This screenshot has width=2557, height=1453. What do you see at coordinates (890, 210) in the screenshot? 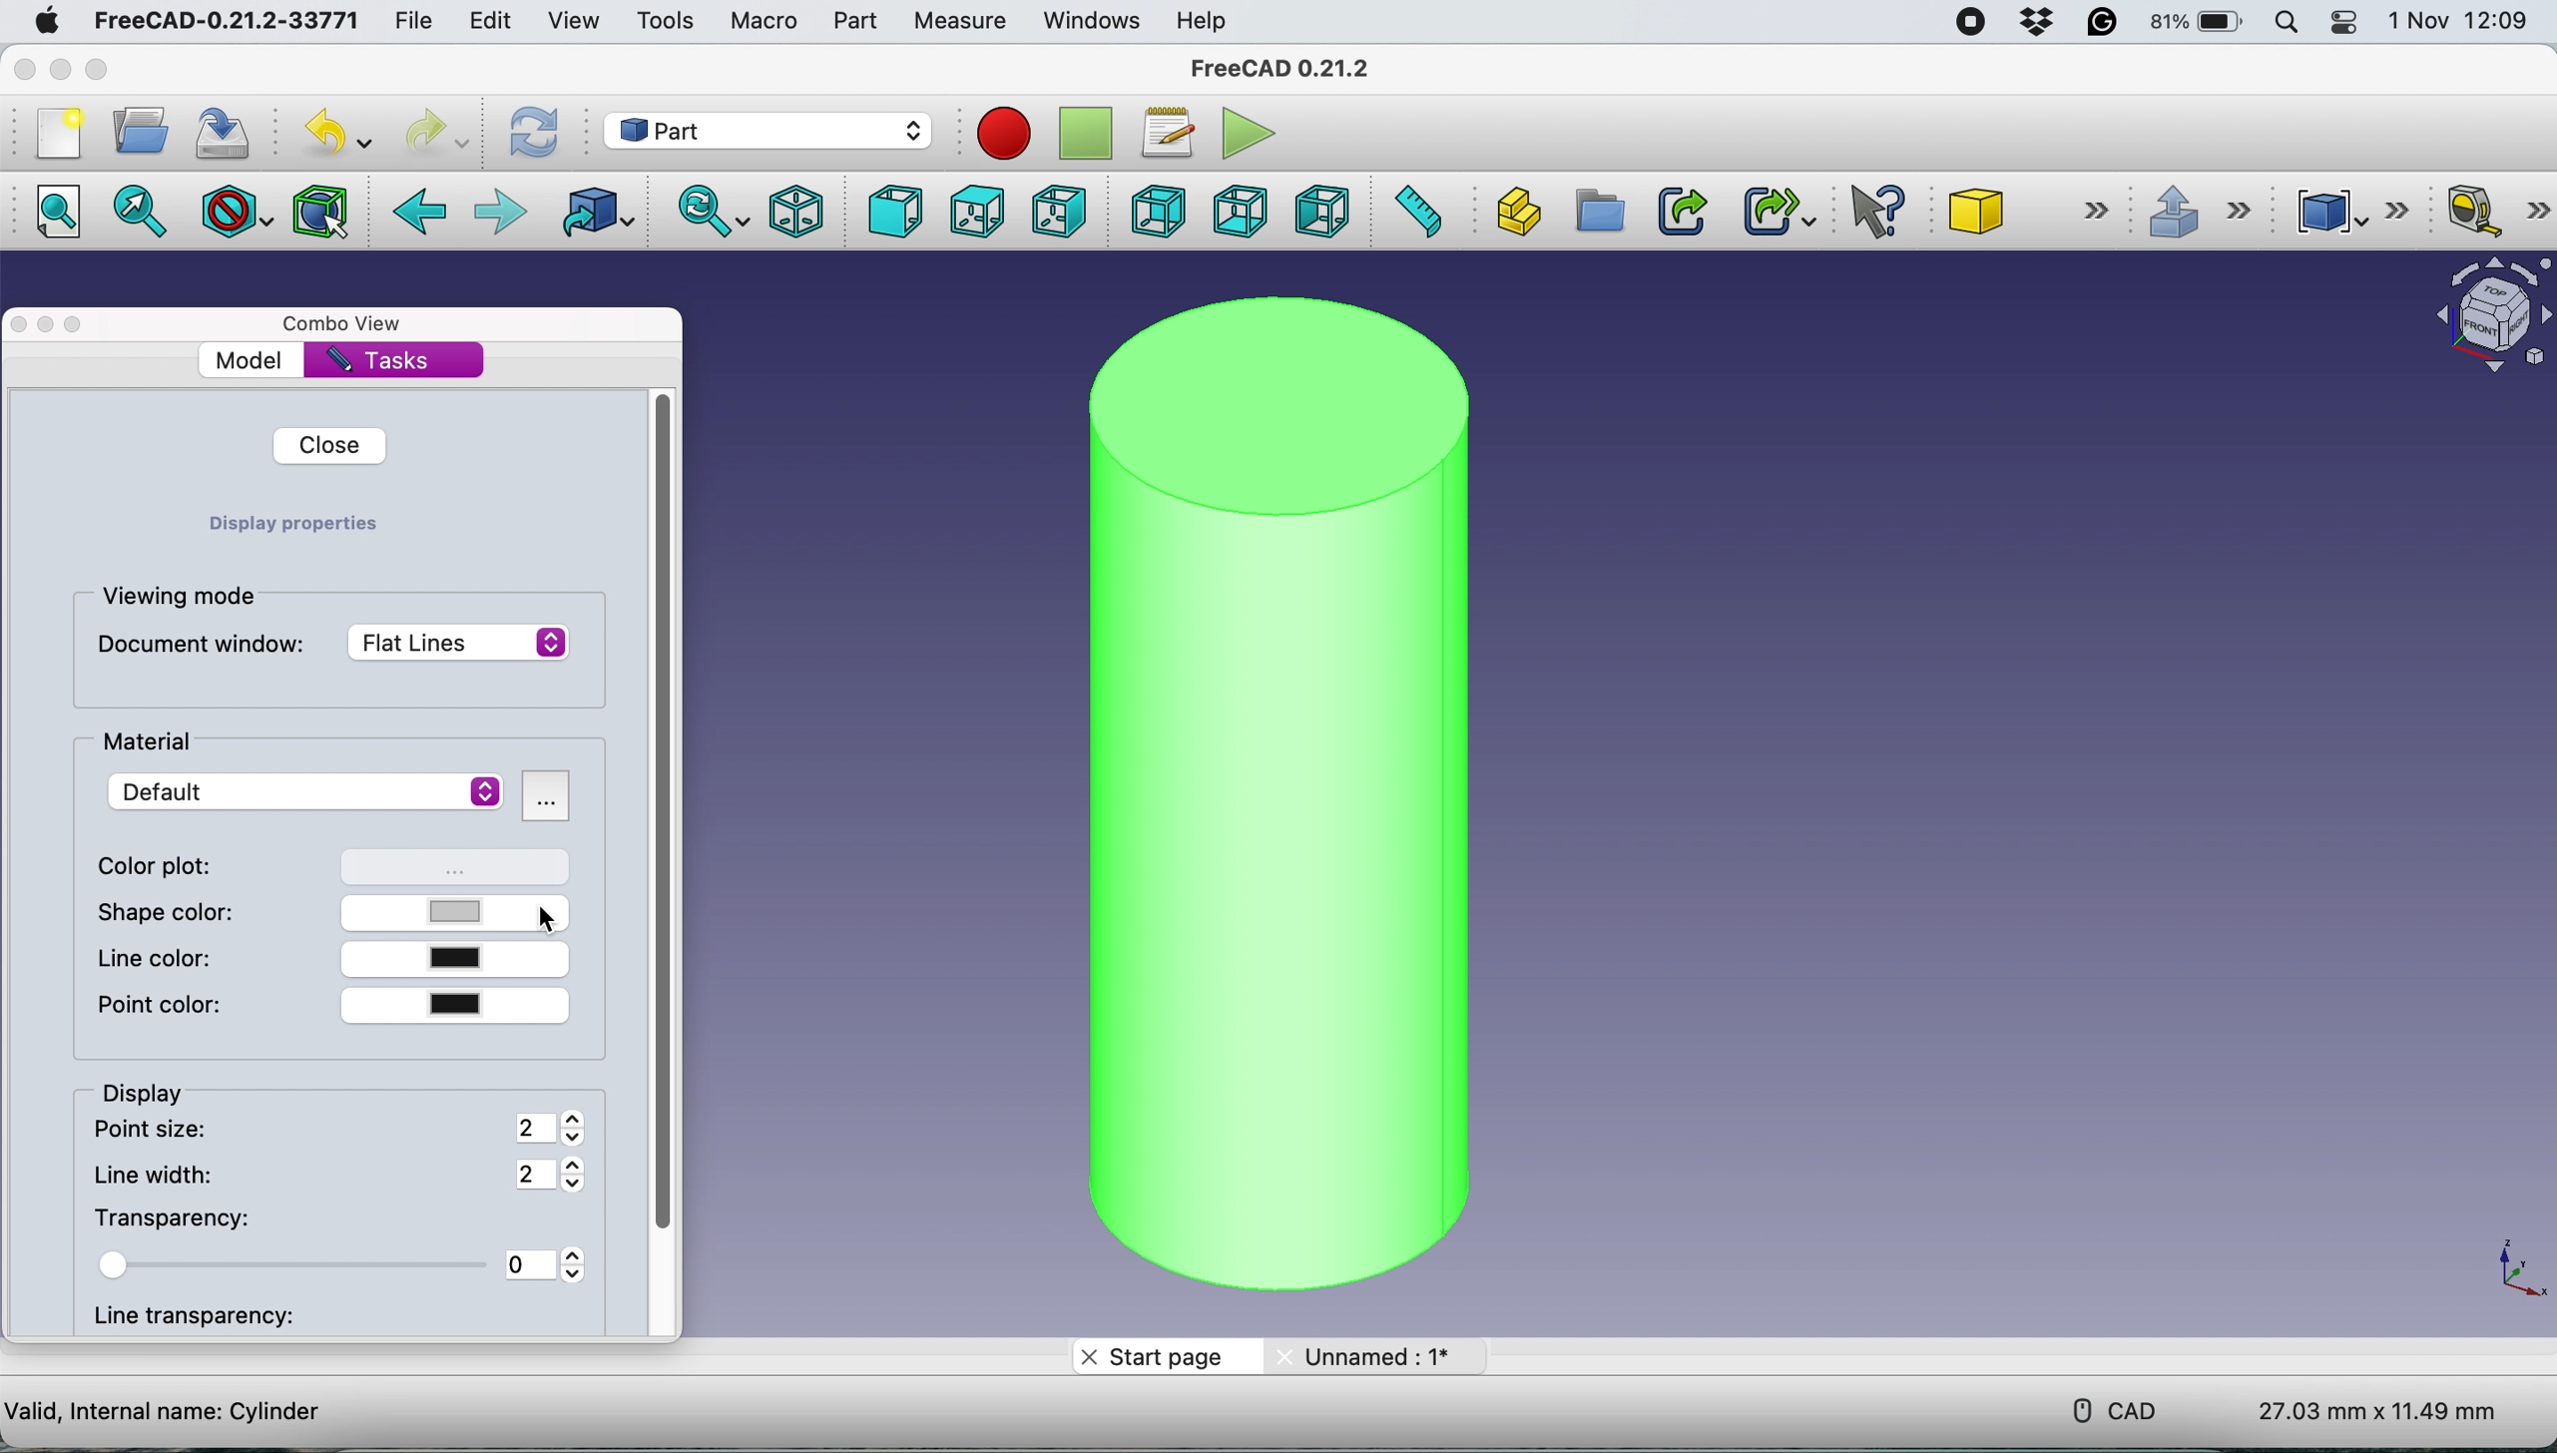
I see `front` at bounding box center [890, 210].